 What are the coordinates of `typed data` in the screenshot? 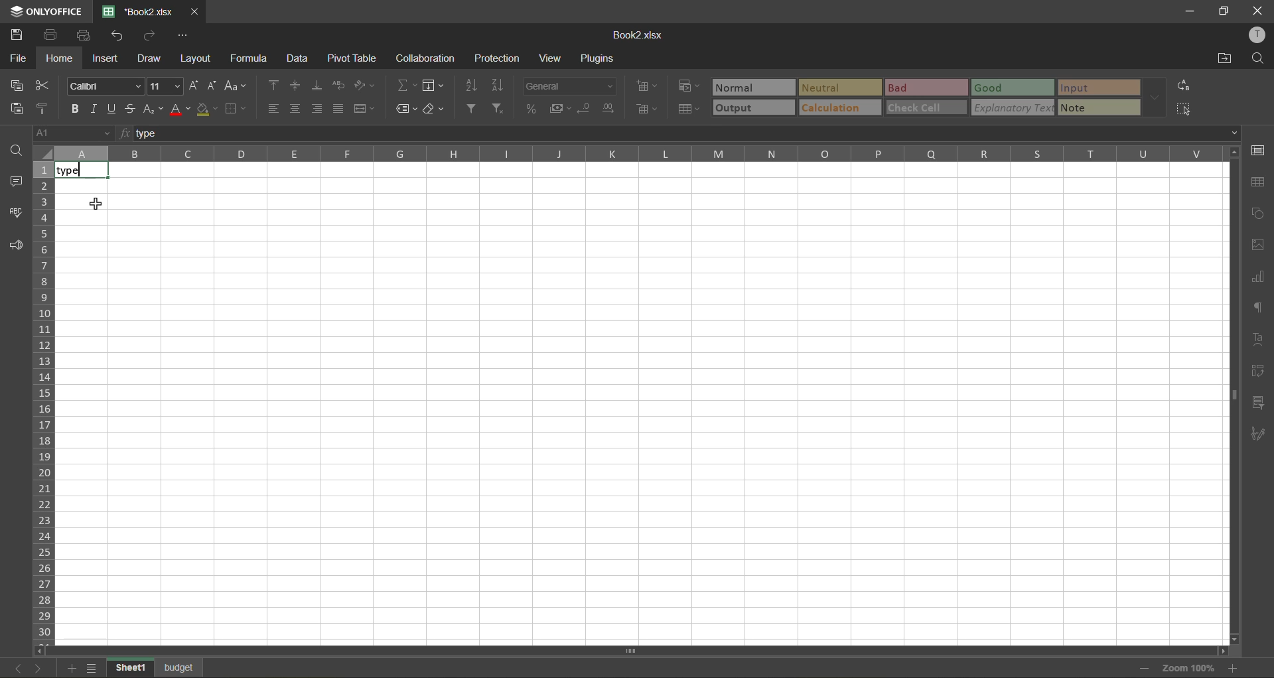 It's located at (82, 170).